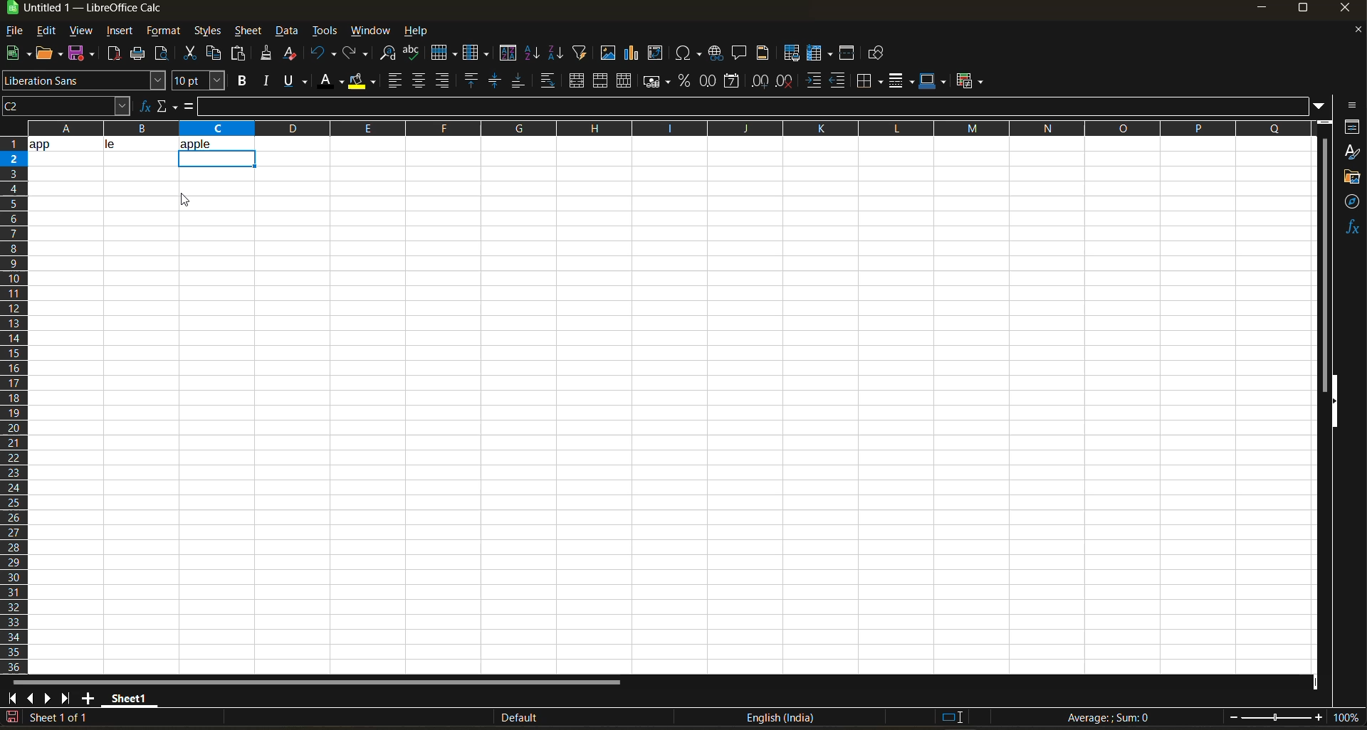  What do you see at coordinates (397, 81) in the screenshot?
I see `align left` at bounding box center [397, 81].